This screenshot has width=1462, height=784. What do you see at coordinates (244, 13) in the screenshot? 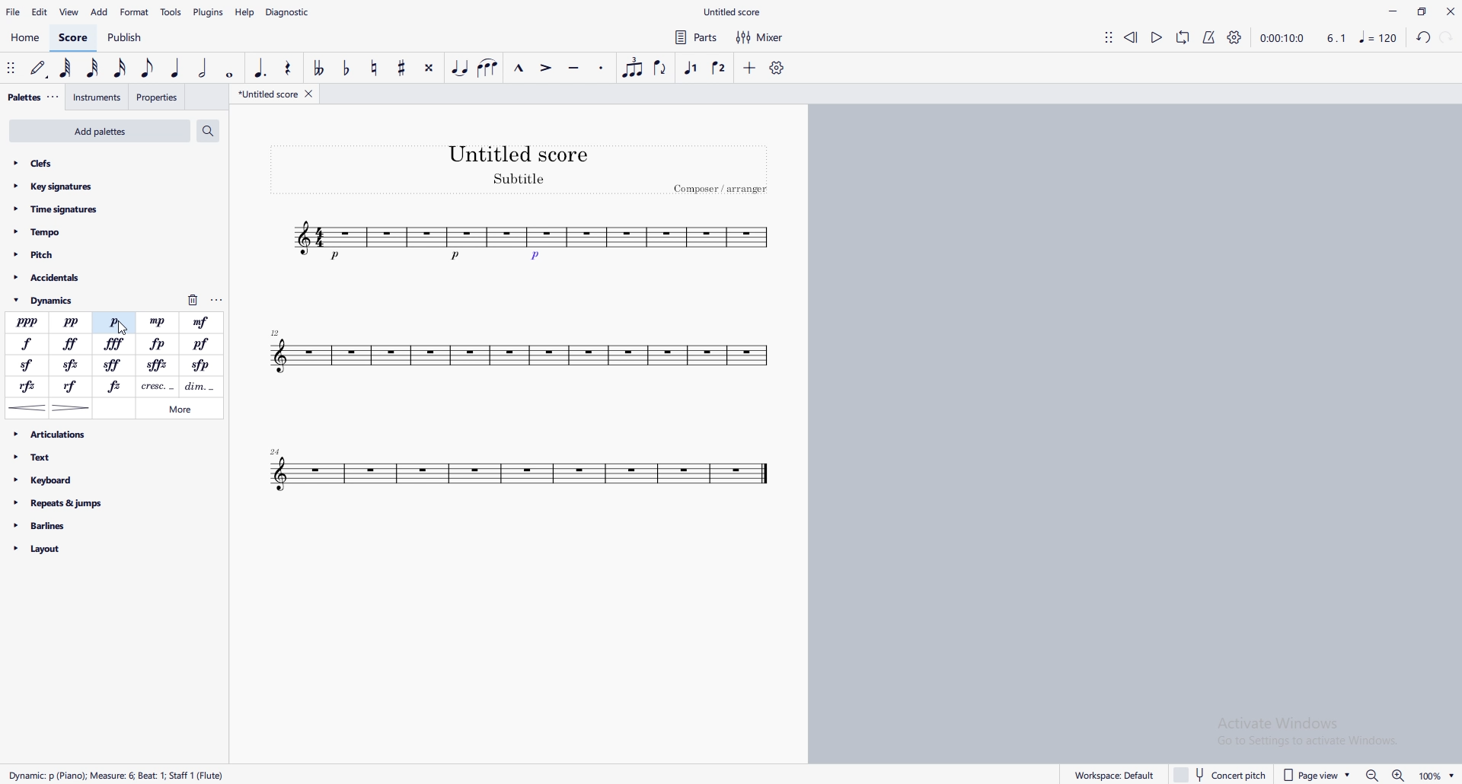
I see `help` at bounding box center [244, 13].